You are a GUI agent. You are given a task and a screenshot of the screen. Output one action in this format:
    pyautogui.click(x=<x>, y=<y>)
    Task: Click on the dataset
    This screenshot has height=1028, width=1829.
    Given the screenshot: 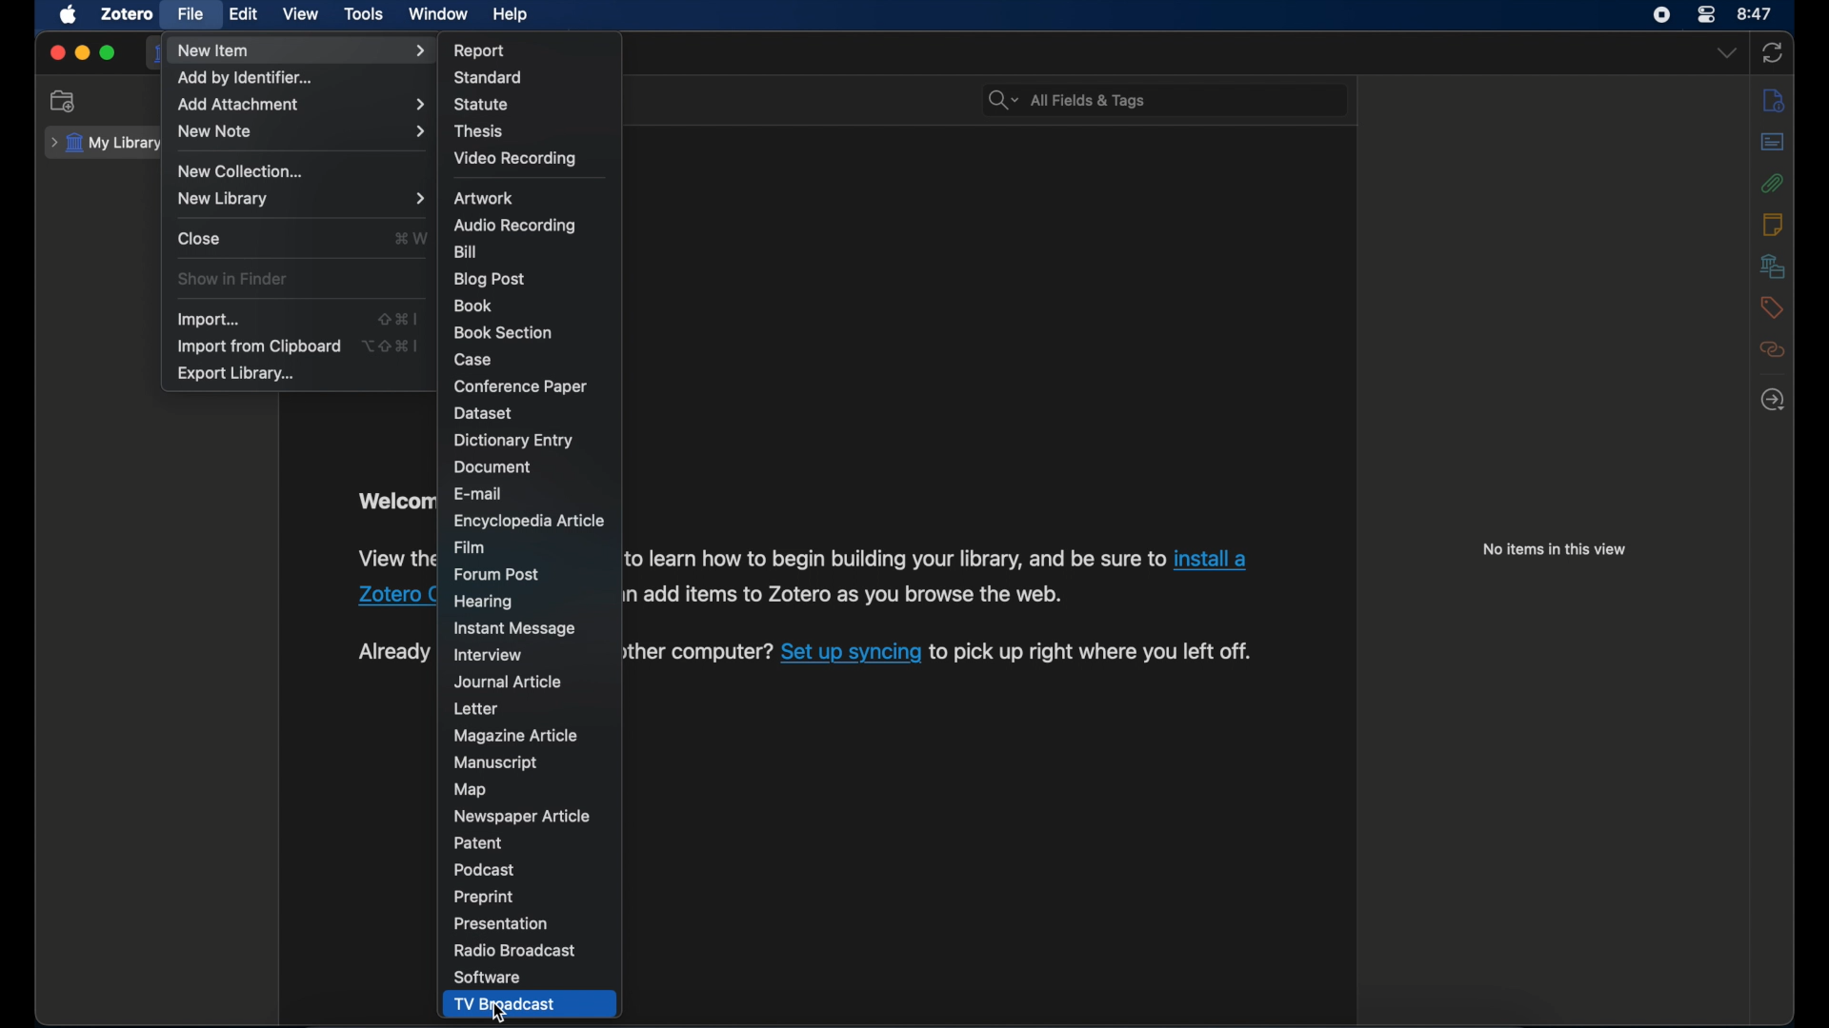 What is the action you would take?
    pyautogui.click(x=487, y=413)
    